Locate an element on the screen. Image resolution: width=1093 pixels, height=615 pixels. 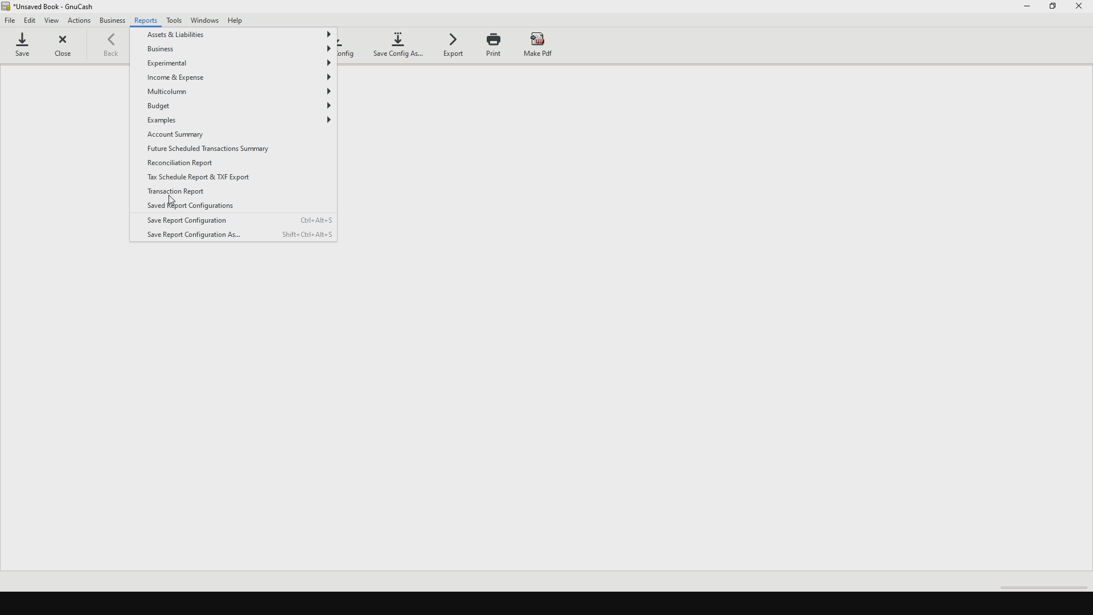
make pdf is located at coordinates (539, 43).